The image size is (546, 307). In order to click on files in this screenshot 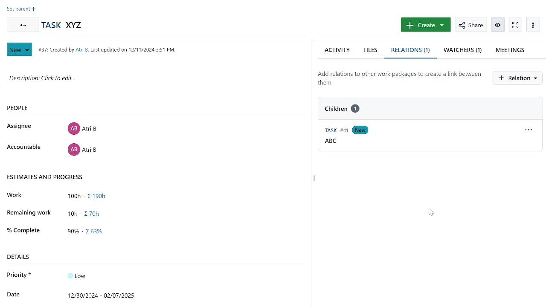, I will do `click(372, 50)`.